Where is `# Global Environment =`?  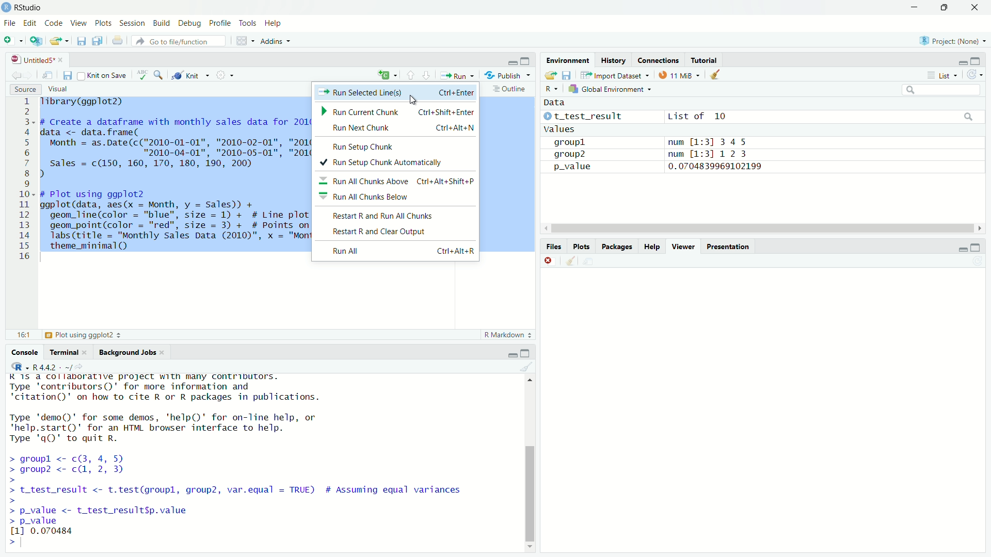
# Global Environment = is located at coordinates (610, 88).